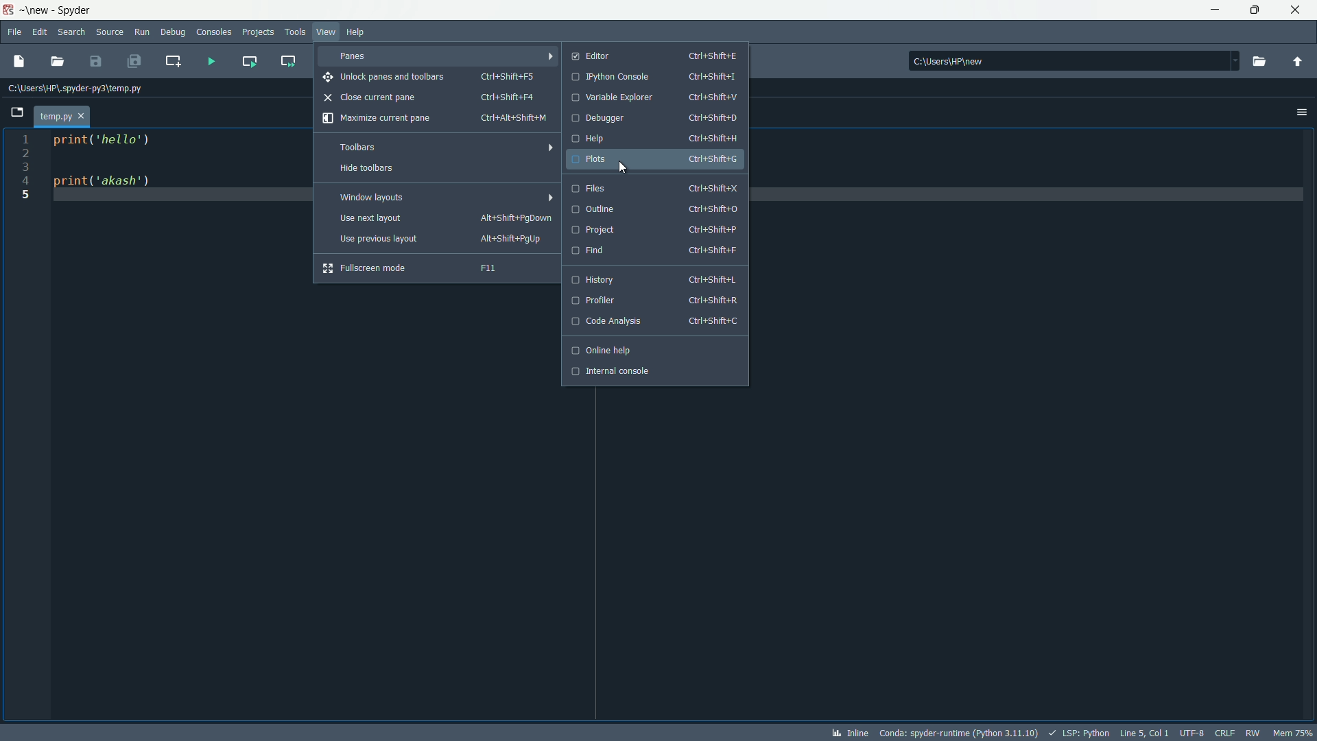 This screenshot has width=1317, height=741. I want to click on close current pane, so click(431, 97).